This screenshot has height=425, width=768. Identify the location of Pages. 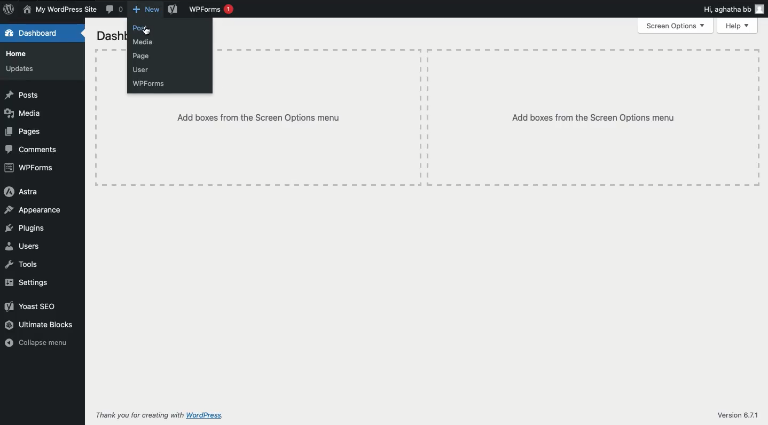
(24, 131).